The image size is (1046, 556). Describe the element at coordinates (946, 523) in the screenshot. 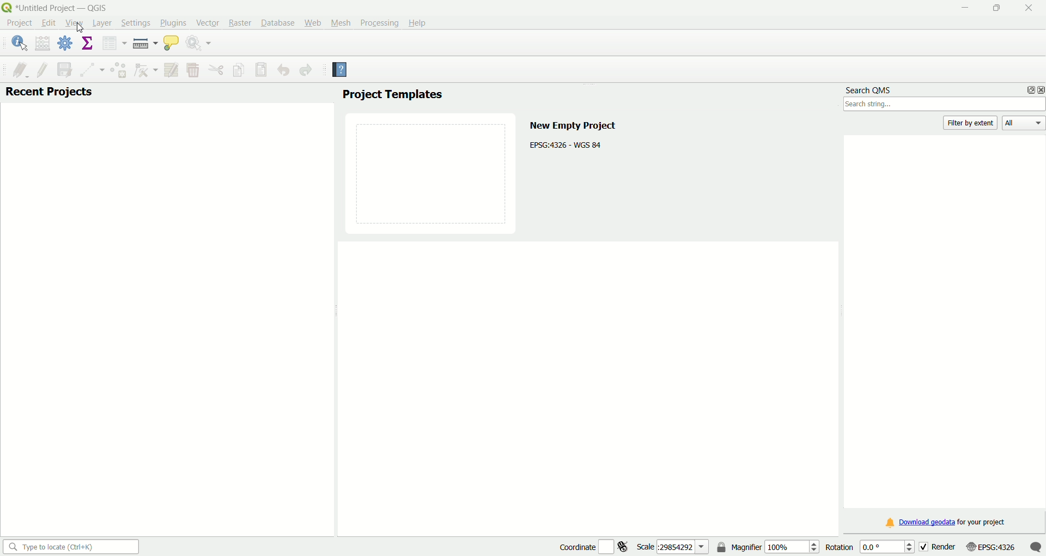

I see `Download geodata for your project` at that location.